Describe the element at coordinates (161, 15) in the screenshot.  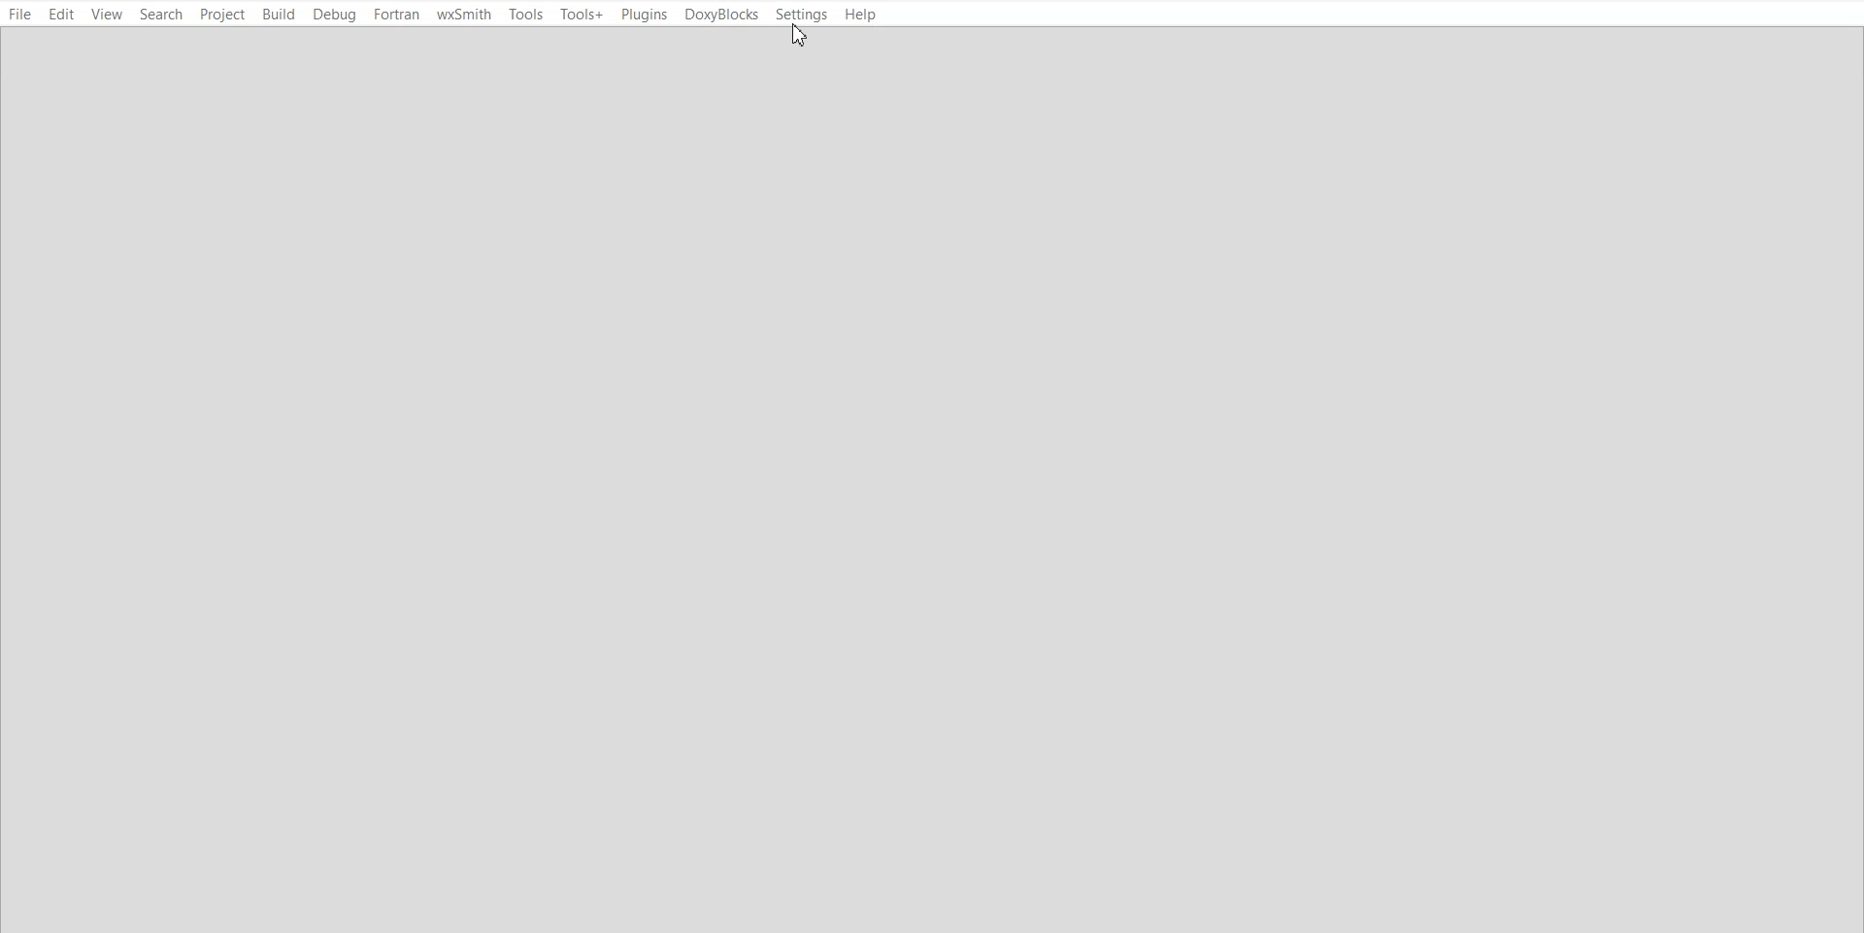
I see `Search` at that location.